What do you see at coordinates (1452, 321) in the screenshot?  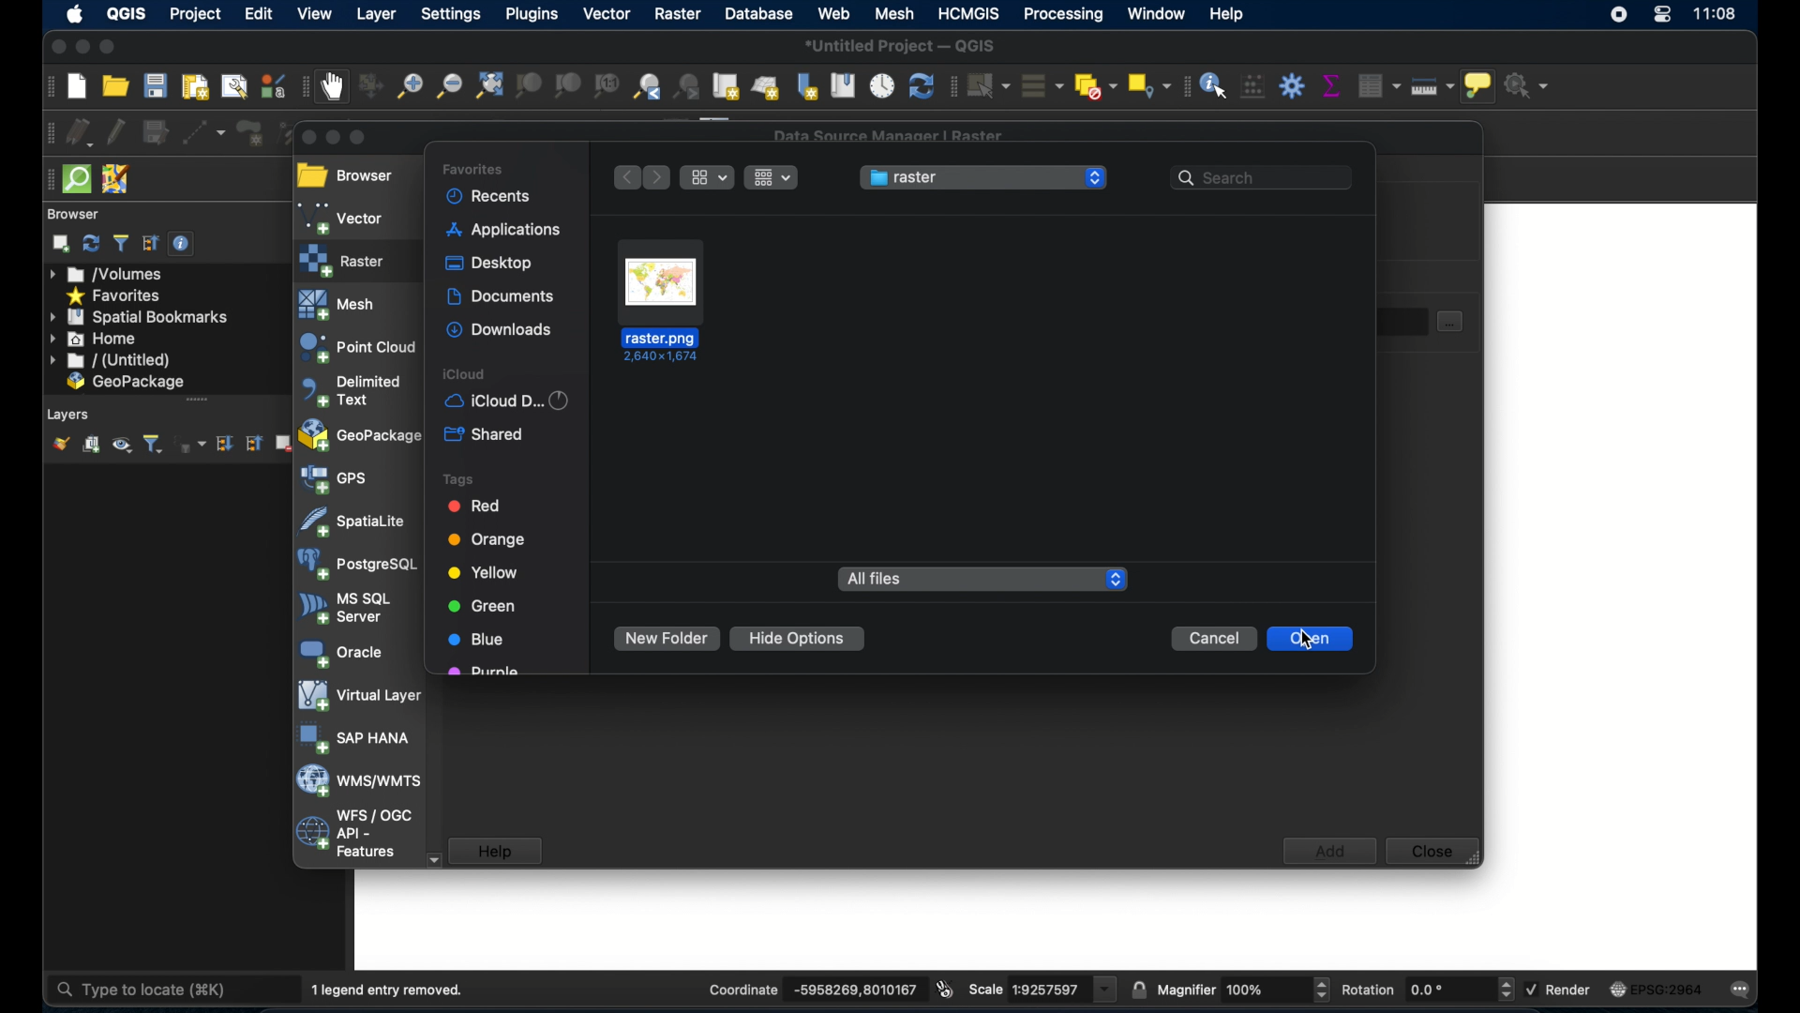 I see `document select button` at bounding box center [1452, 321].